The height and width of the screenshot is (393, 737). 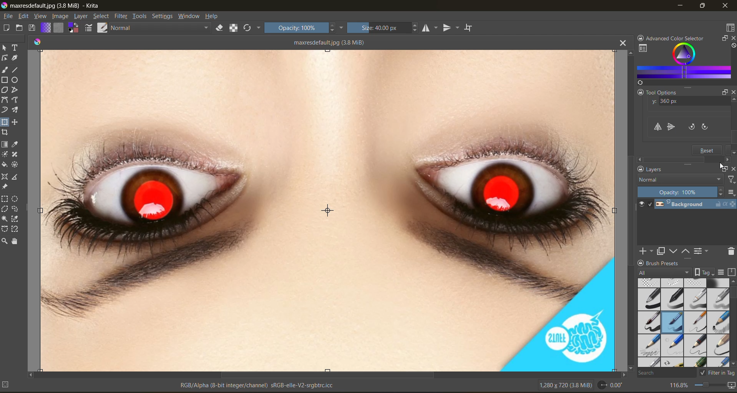 I want to click on lock docker, so click(x=640, y=92).